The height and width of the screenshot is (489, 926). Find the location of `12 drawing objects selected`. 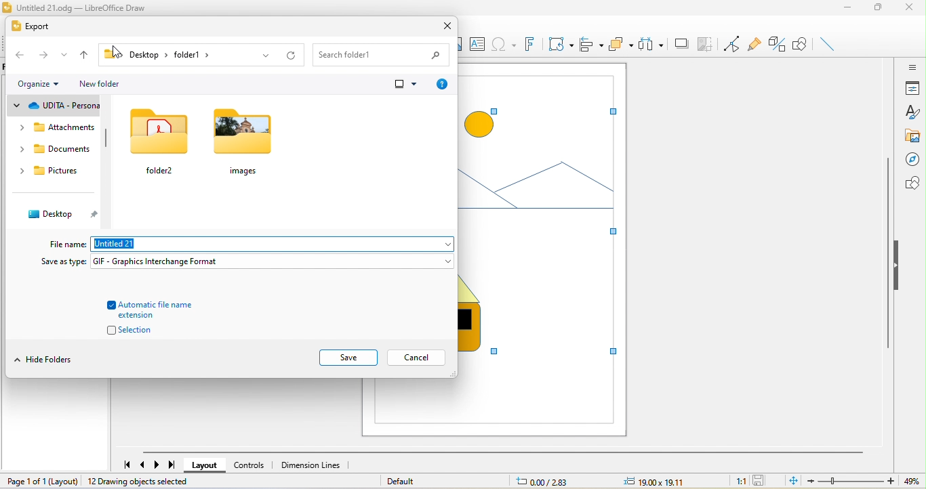

12 drawing objects selected is located at coordinates (141, 482).